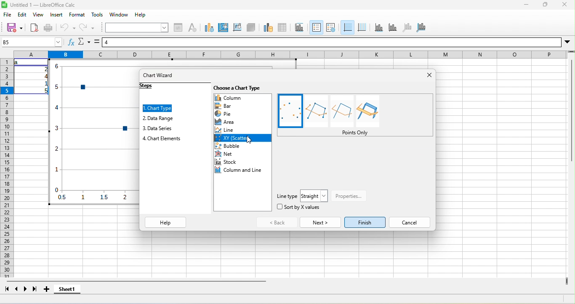 This screenshot has width=575, height=304. Describe the element at coordinates (56, 15) in the screenshot. I see `insert` at that location.